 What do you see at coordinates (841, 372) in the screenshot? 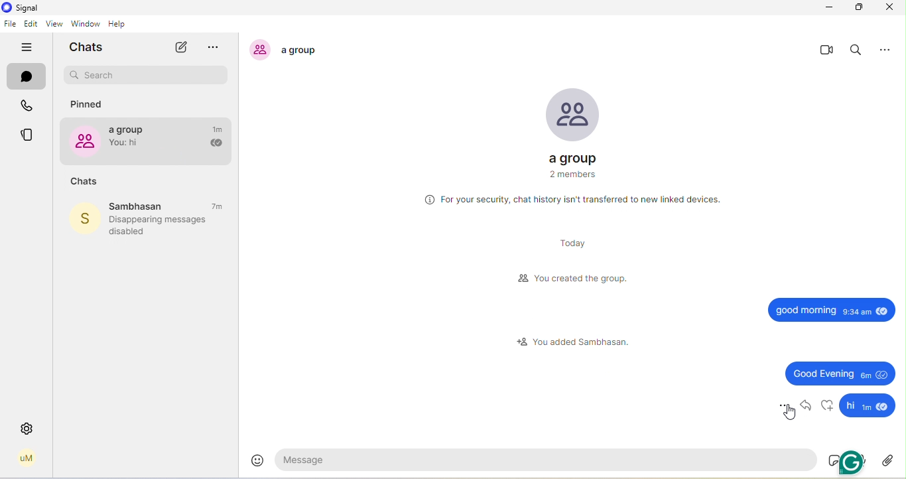
I see `good evening` at bounding box center [841, 372].